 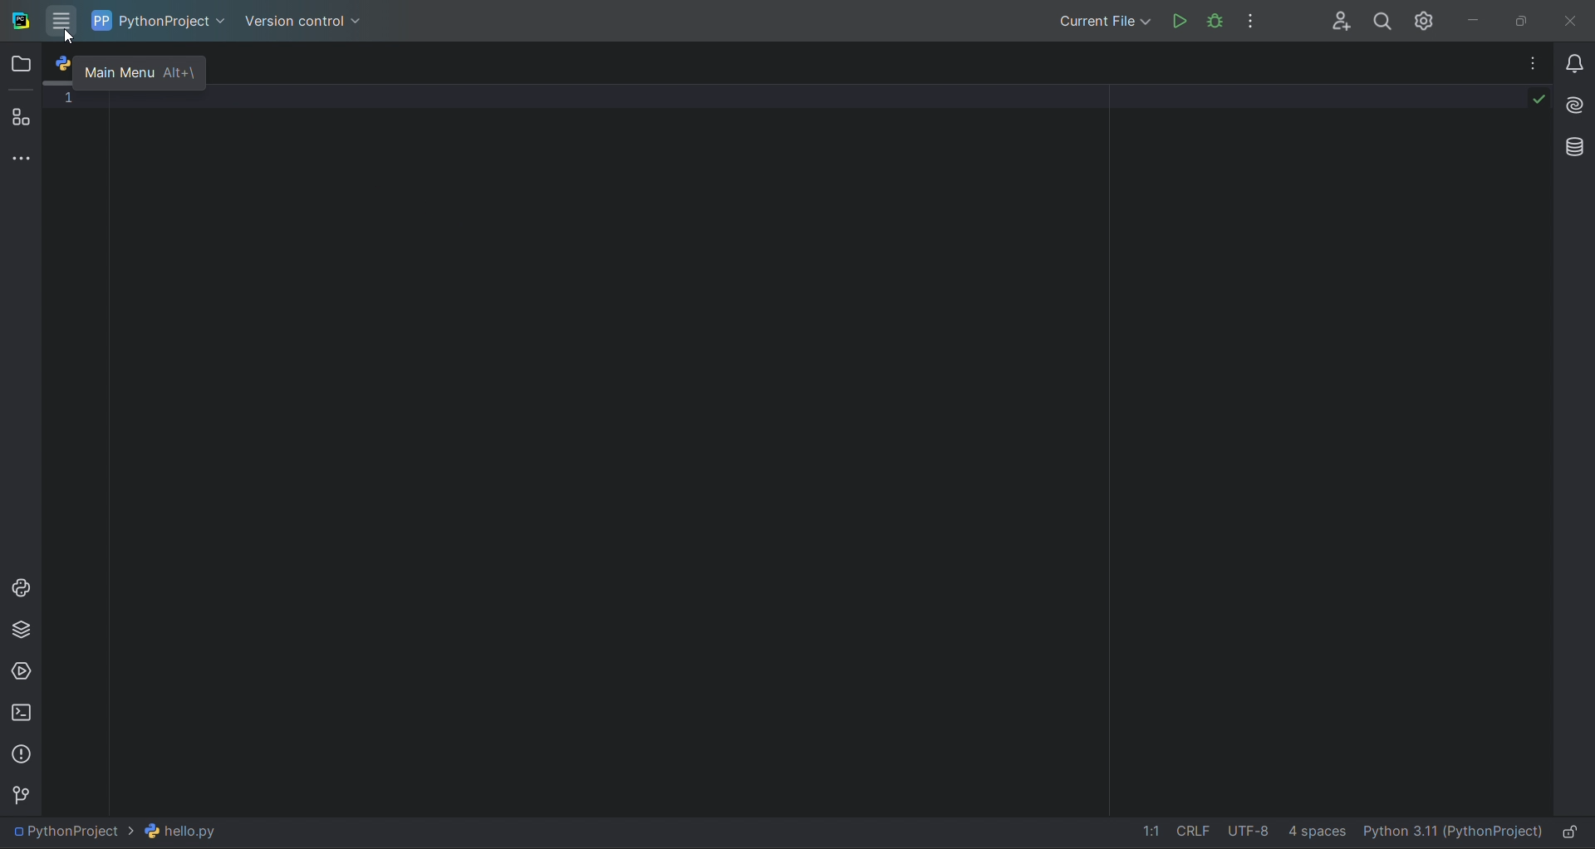 What do you see at coordinates (1451, 834) in the screenshot?
I see `interpreter` at bounding box center [1451, 834].